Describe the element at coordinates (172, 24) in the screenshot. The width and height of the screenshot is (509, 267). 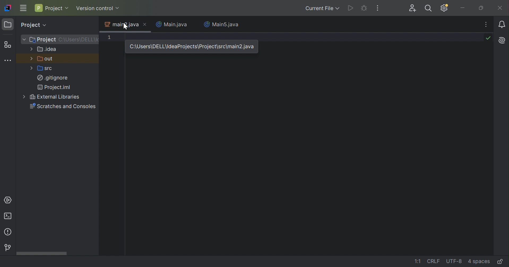
I see `Main.java` at that location.